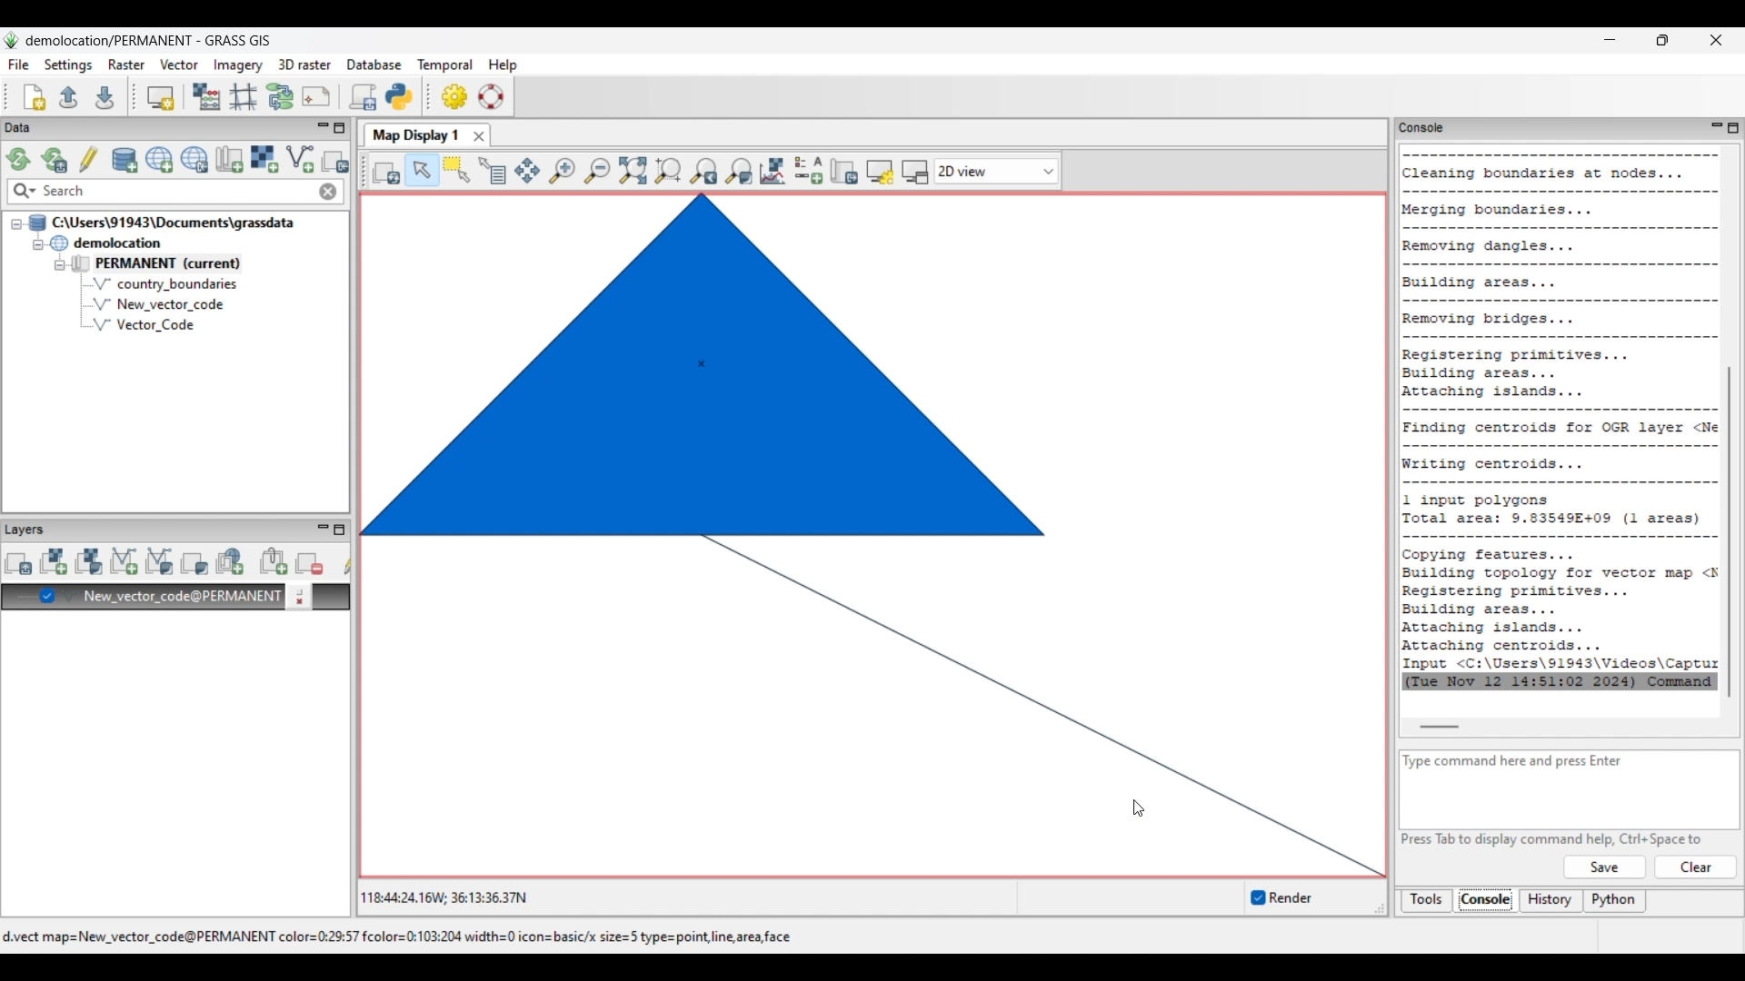 This screenshot has height=981, width=1745. What do you see at coordinates (239, 65) in the screenshot?
I see `Imagery menu` at bounding box center [239, 65].